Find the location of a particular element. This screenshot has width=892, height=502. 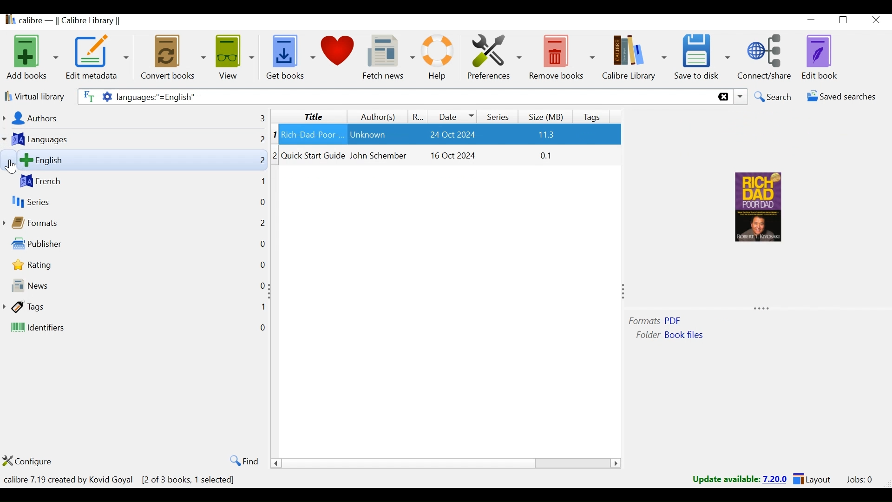

0: is located at coordinates (260, 286).